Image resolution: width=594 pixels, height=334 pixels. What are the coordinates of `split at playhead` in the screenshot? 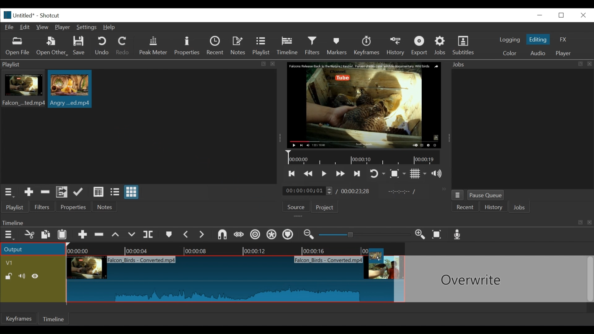 It's located at (149, 235).